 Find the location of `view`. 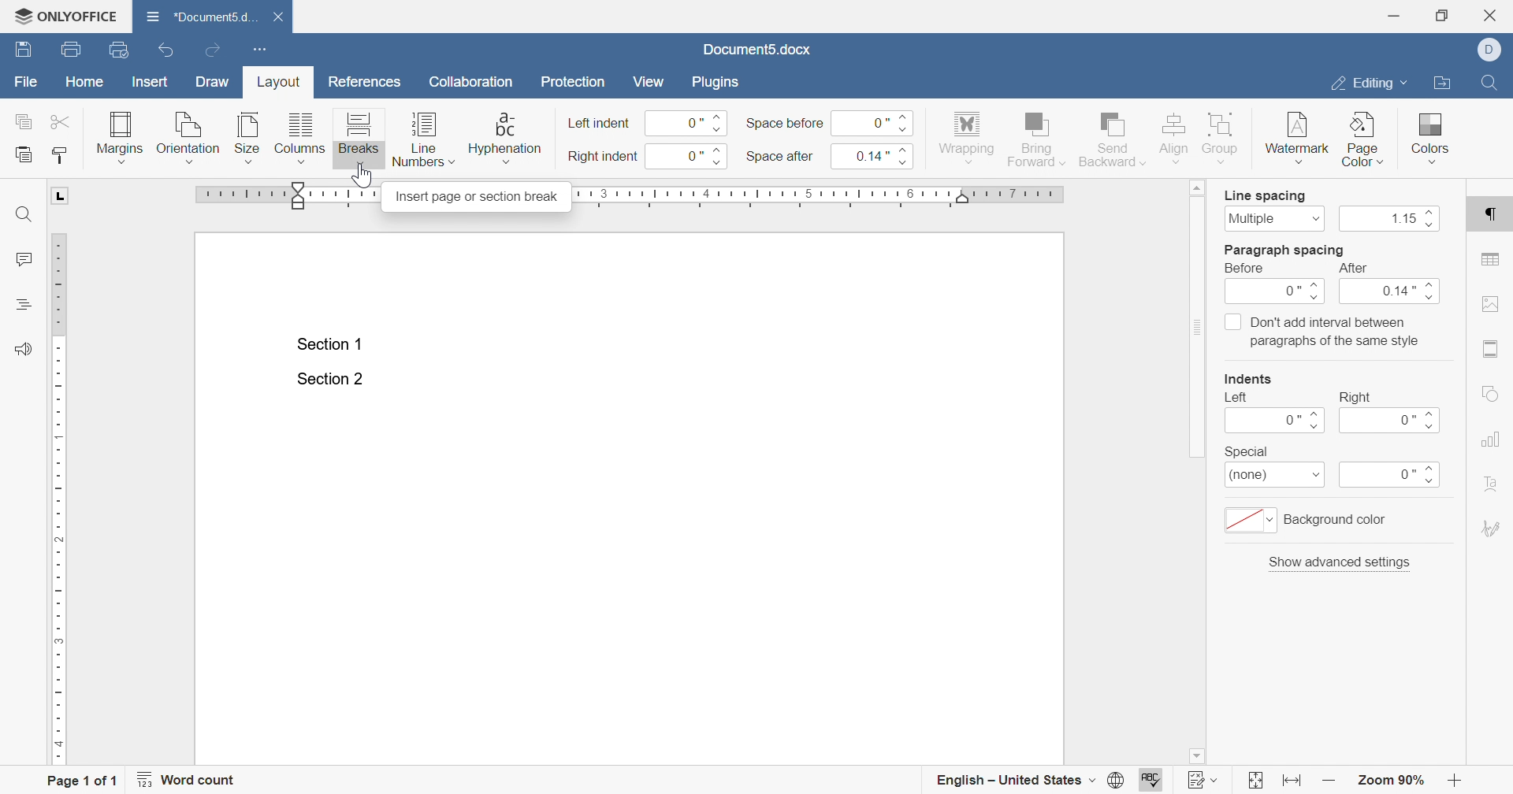

view is located at coordinates (650, 82).